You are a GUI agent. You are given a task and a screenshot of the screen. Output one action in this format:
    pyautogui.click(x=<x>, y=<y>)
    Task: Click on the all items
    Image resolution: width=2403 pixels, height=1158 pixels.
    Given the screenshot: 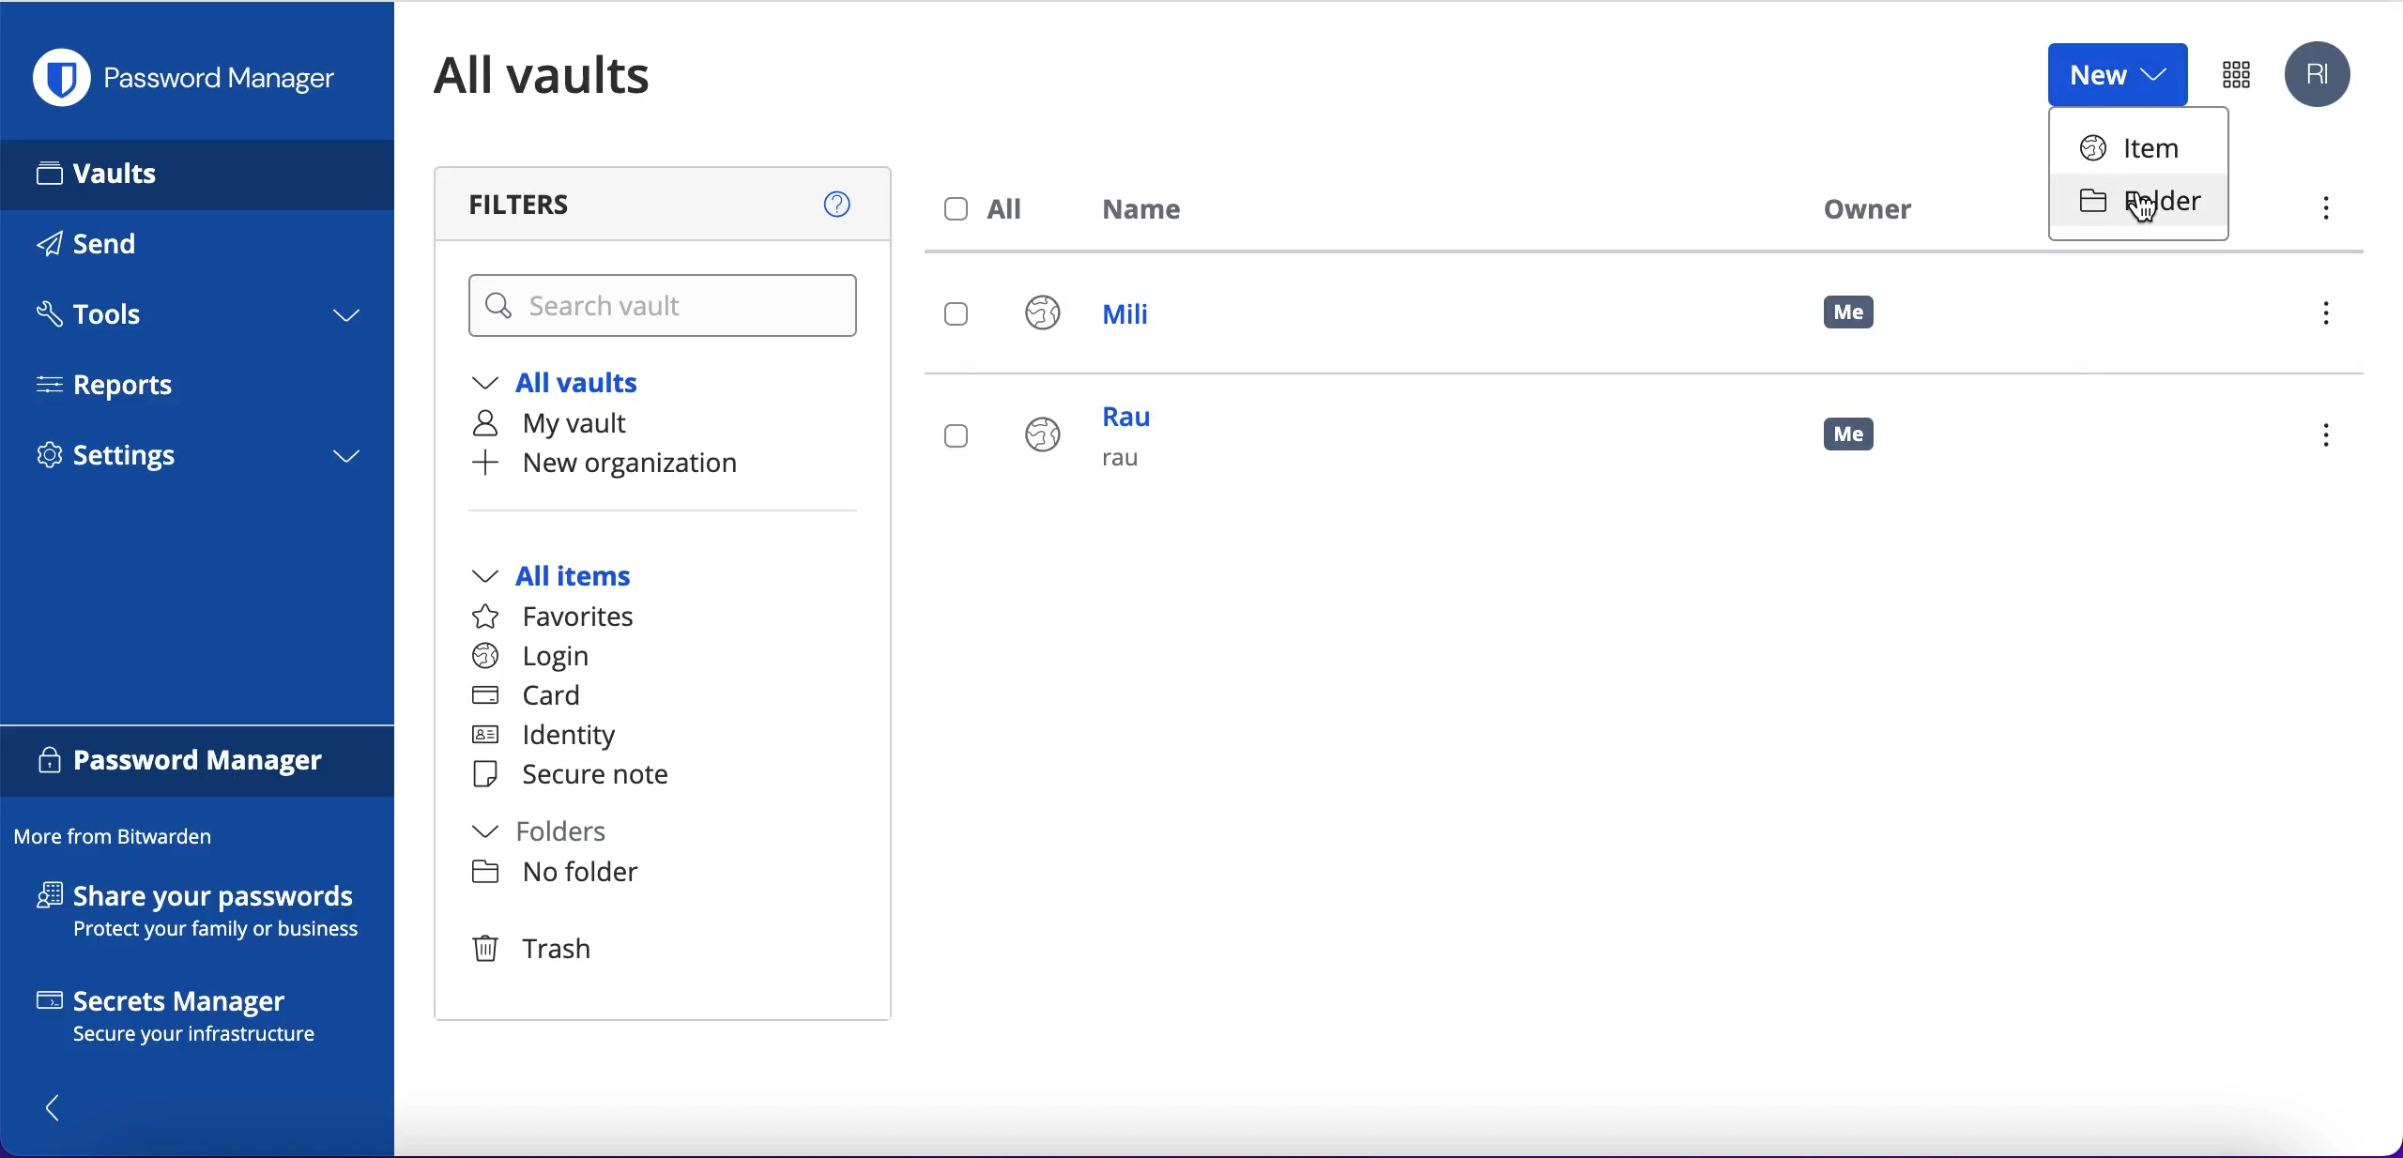 What is the action you would take?
    pyautogui.click(x=580, y=578)
    